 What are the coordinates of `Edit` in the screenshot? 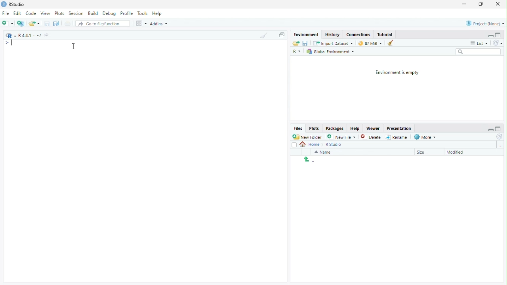 It's located at (17, 13).